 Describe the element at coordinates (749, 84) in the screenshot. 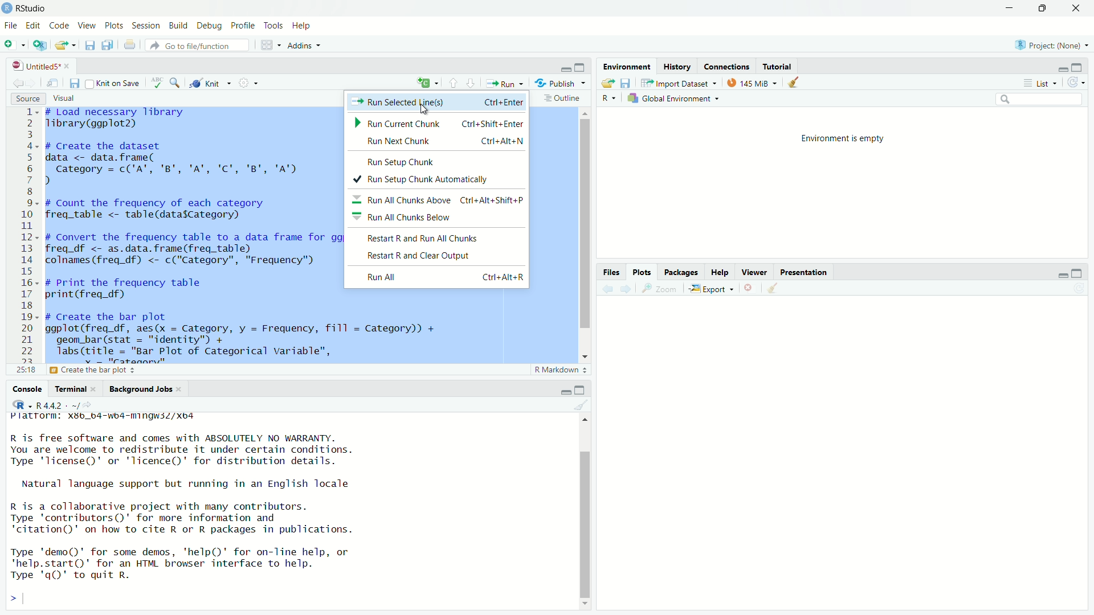

I see `145 MiB` at that location.